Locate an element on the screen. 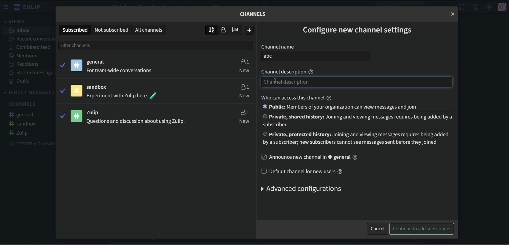 This screenshot has height=245, width=509. channels is located at coordinates (150, 30).